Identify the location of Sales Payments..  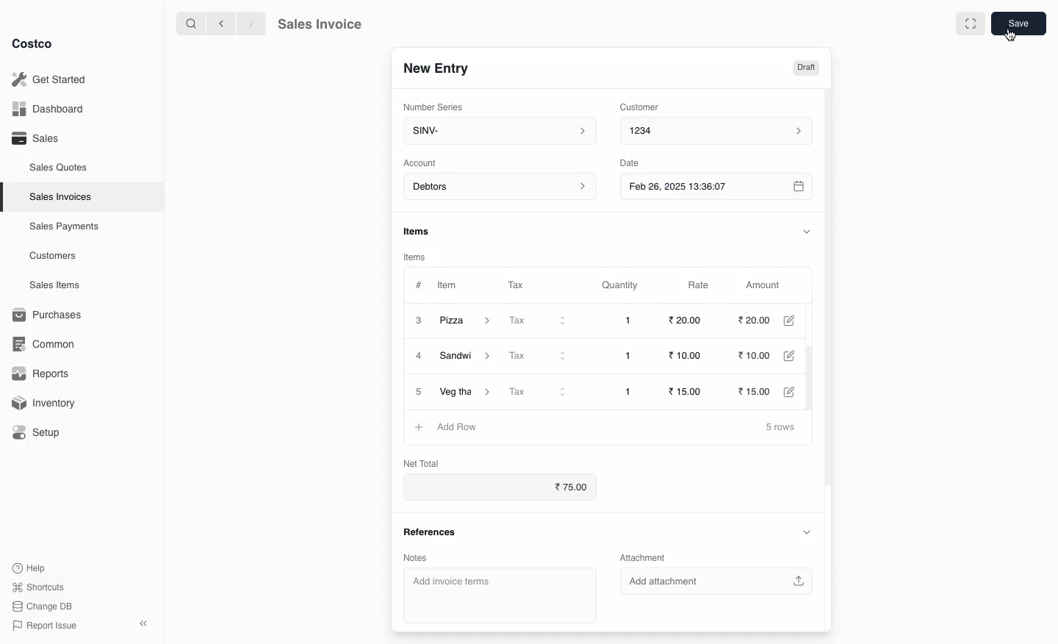
(65, 228).